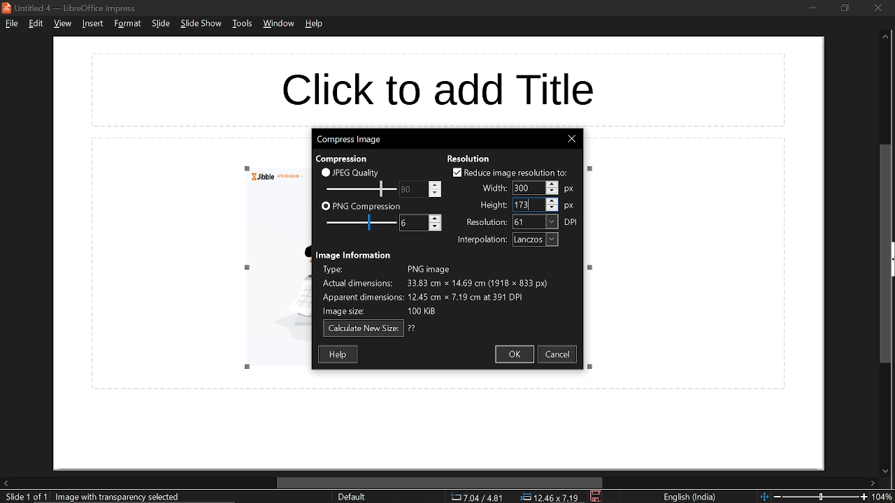 The height and width of the screenshot is (503, 895). I want to click on Image information, so click(448, 289).